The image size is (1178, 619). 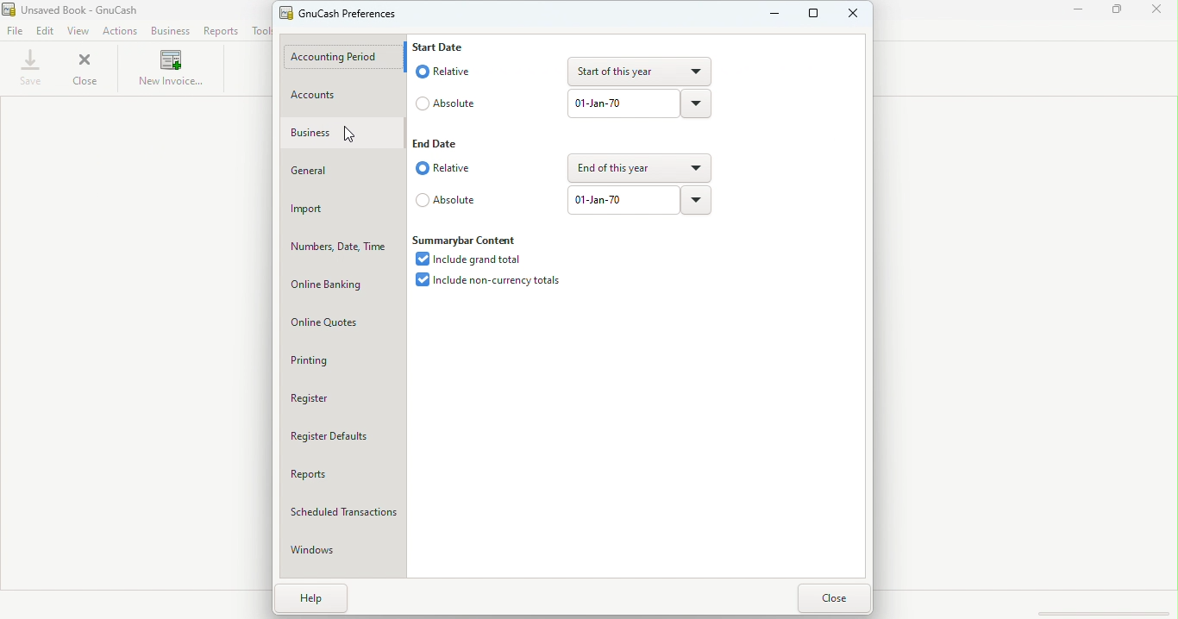 I want to click on Include non-currency total, so click(x=489, y=280).